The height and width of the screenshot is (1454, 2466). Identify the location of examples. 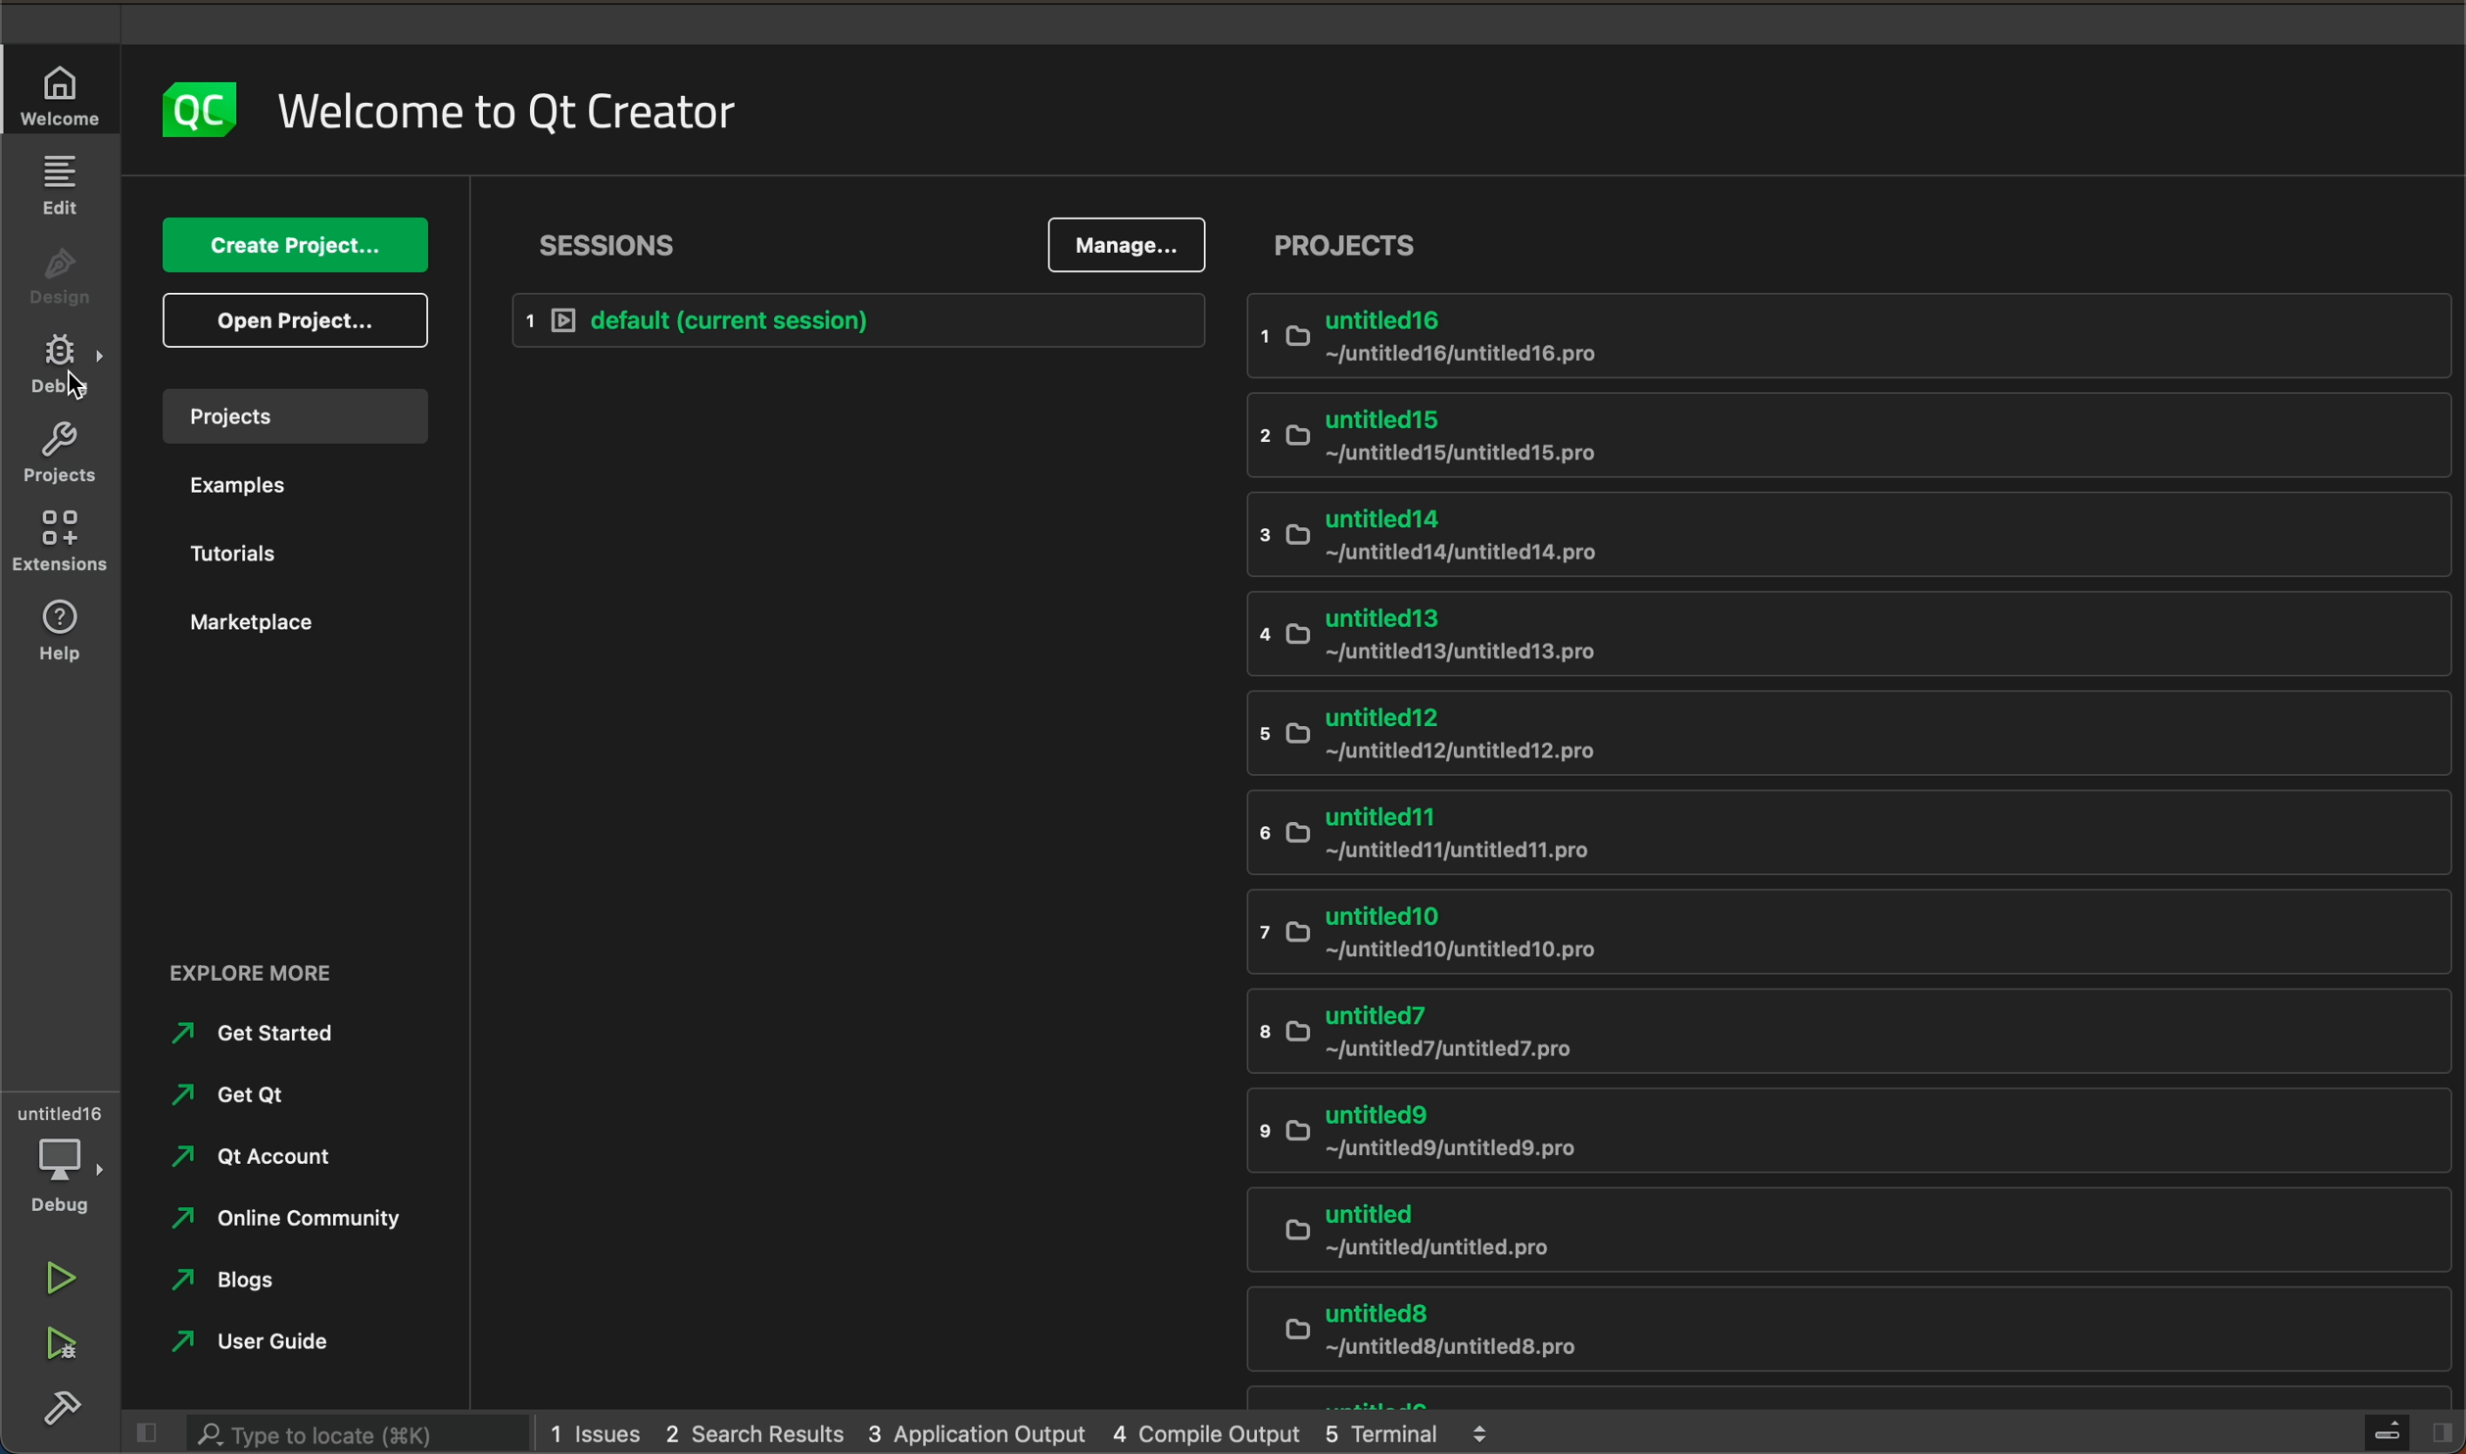
(287, 483).